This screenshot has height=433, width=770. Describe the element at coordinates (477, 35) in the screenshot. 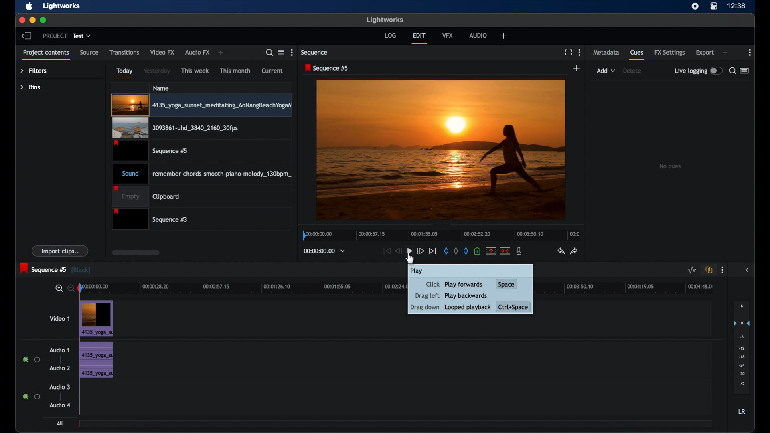

I see `audio` at that location.